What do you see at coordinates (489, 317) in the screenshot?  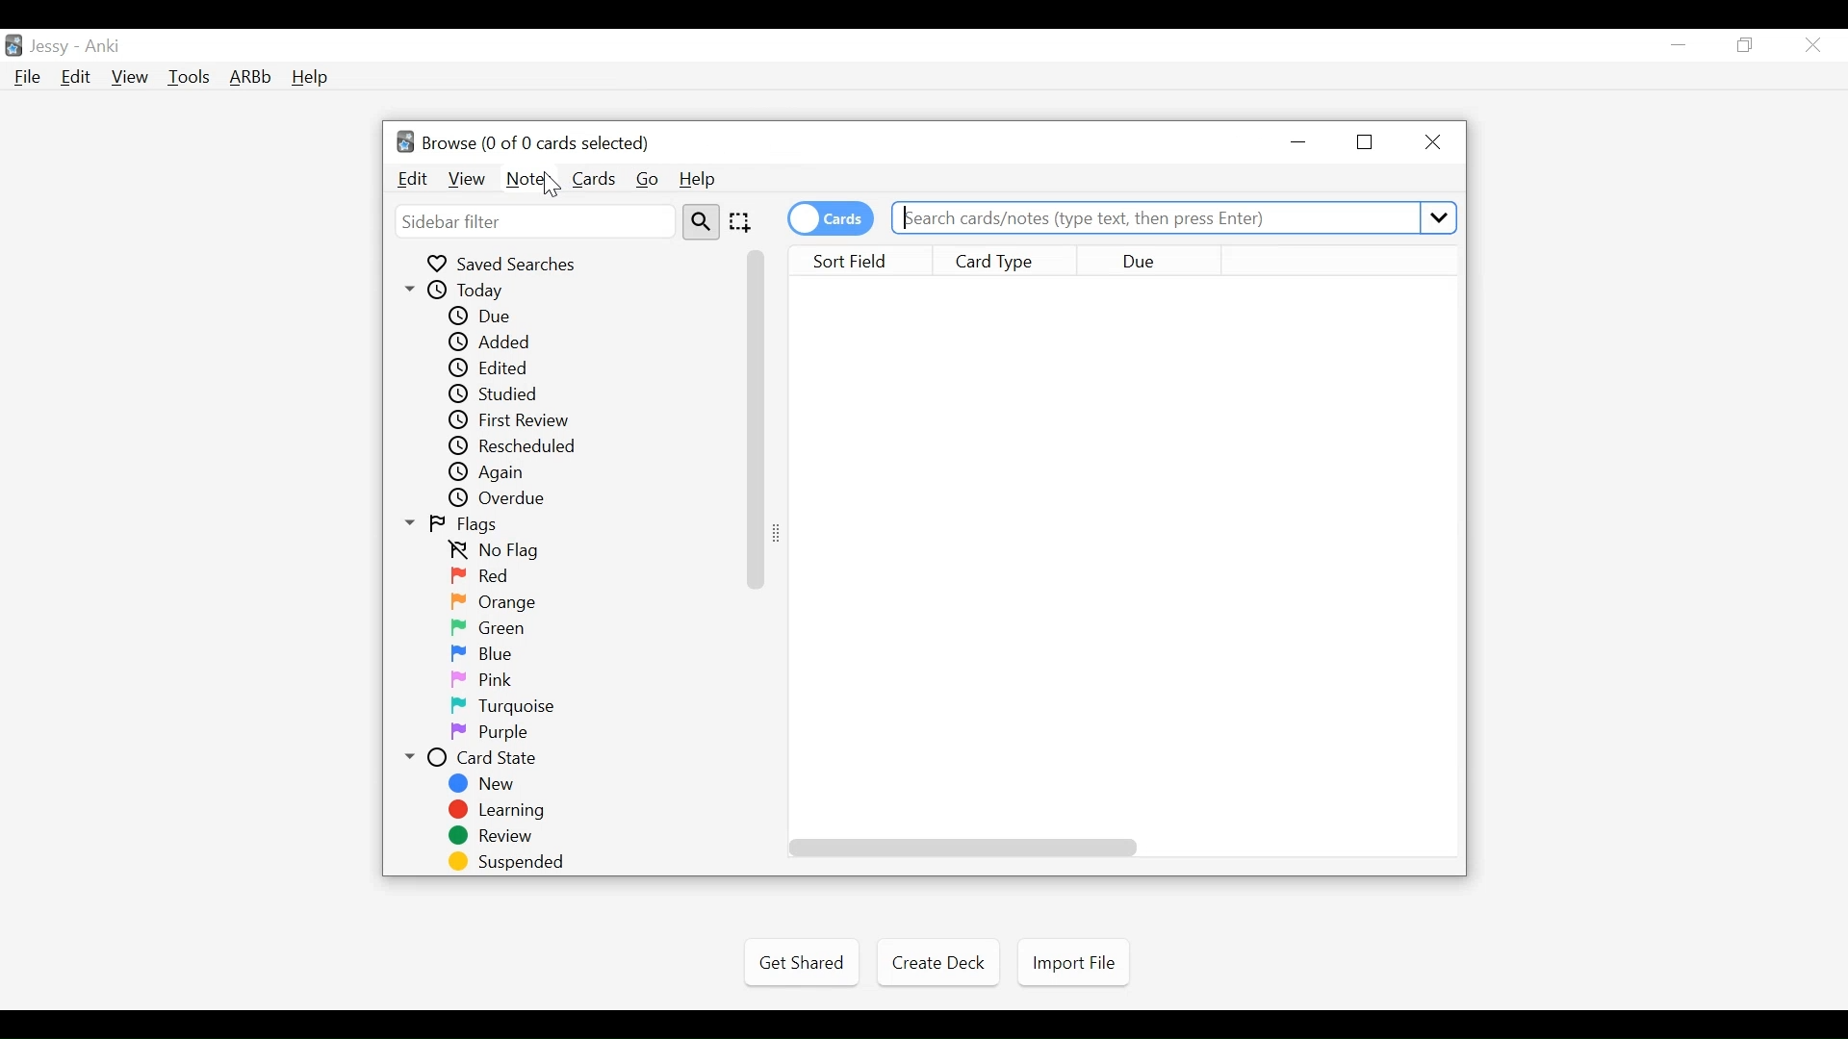 I see `Due` at bounding box center [489, 317].